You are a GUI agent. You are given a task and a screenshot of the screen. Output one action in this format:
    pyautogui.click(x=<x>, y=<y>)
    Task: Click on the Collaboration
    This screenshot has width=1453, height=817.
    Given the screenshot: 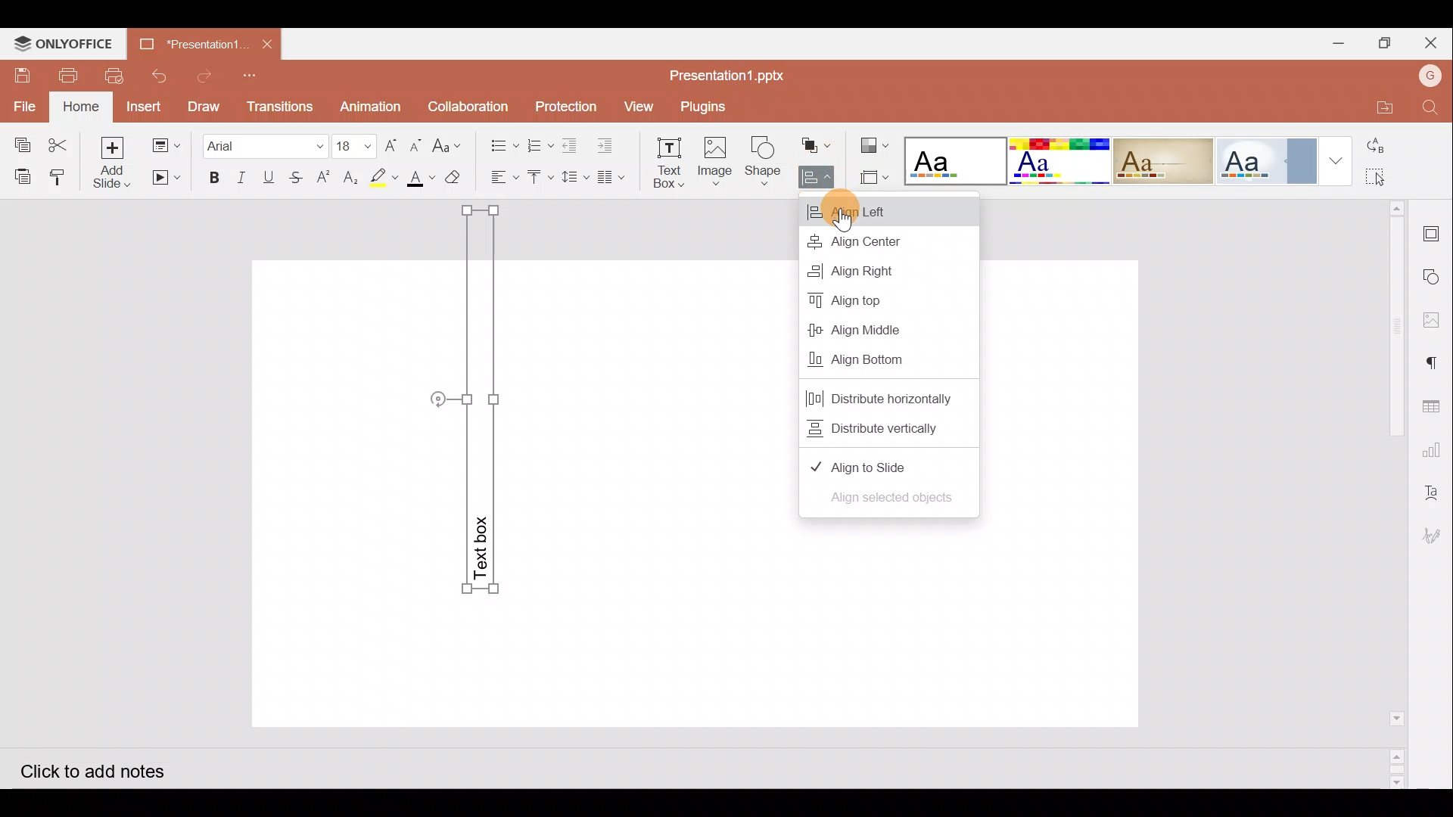 What is the action you would take?
    pyautogui.click(x=469, y=105)
    